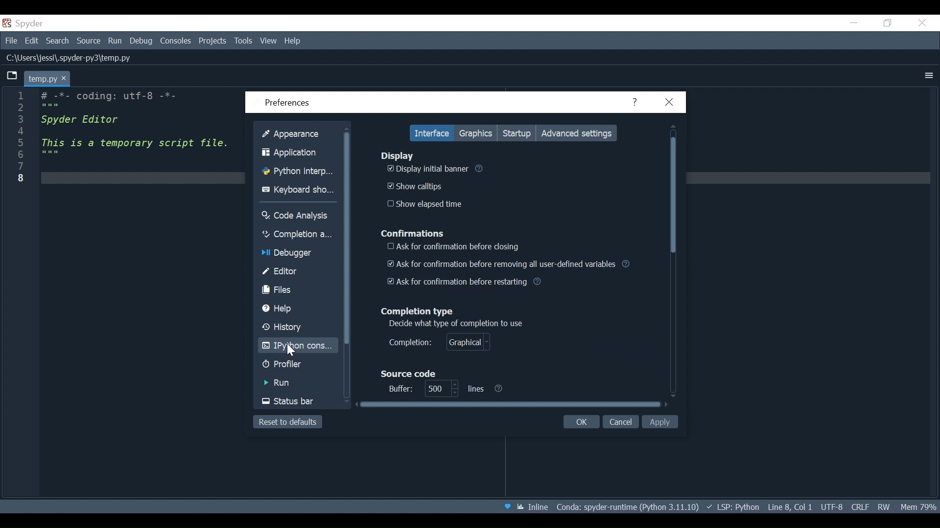 Image resolution: width=940 pixels, height=528 pixels. I want to click on Source code, so click(409, 374).